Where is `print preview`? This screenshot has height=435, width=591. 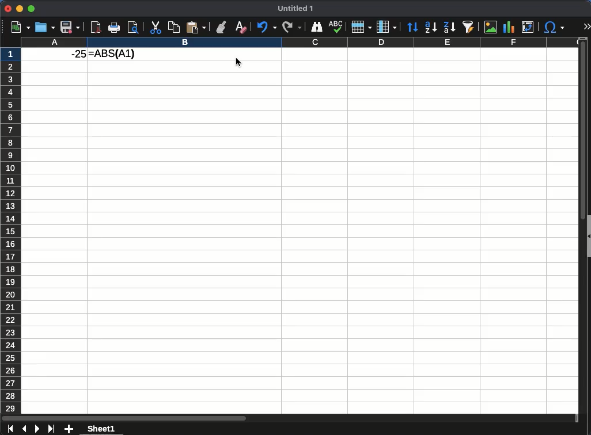 print preview is located at coordinates (133, 28).